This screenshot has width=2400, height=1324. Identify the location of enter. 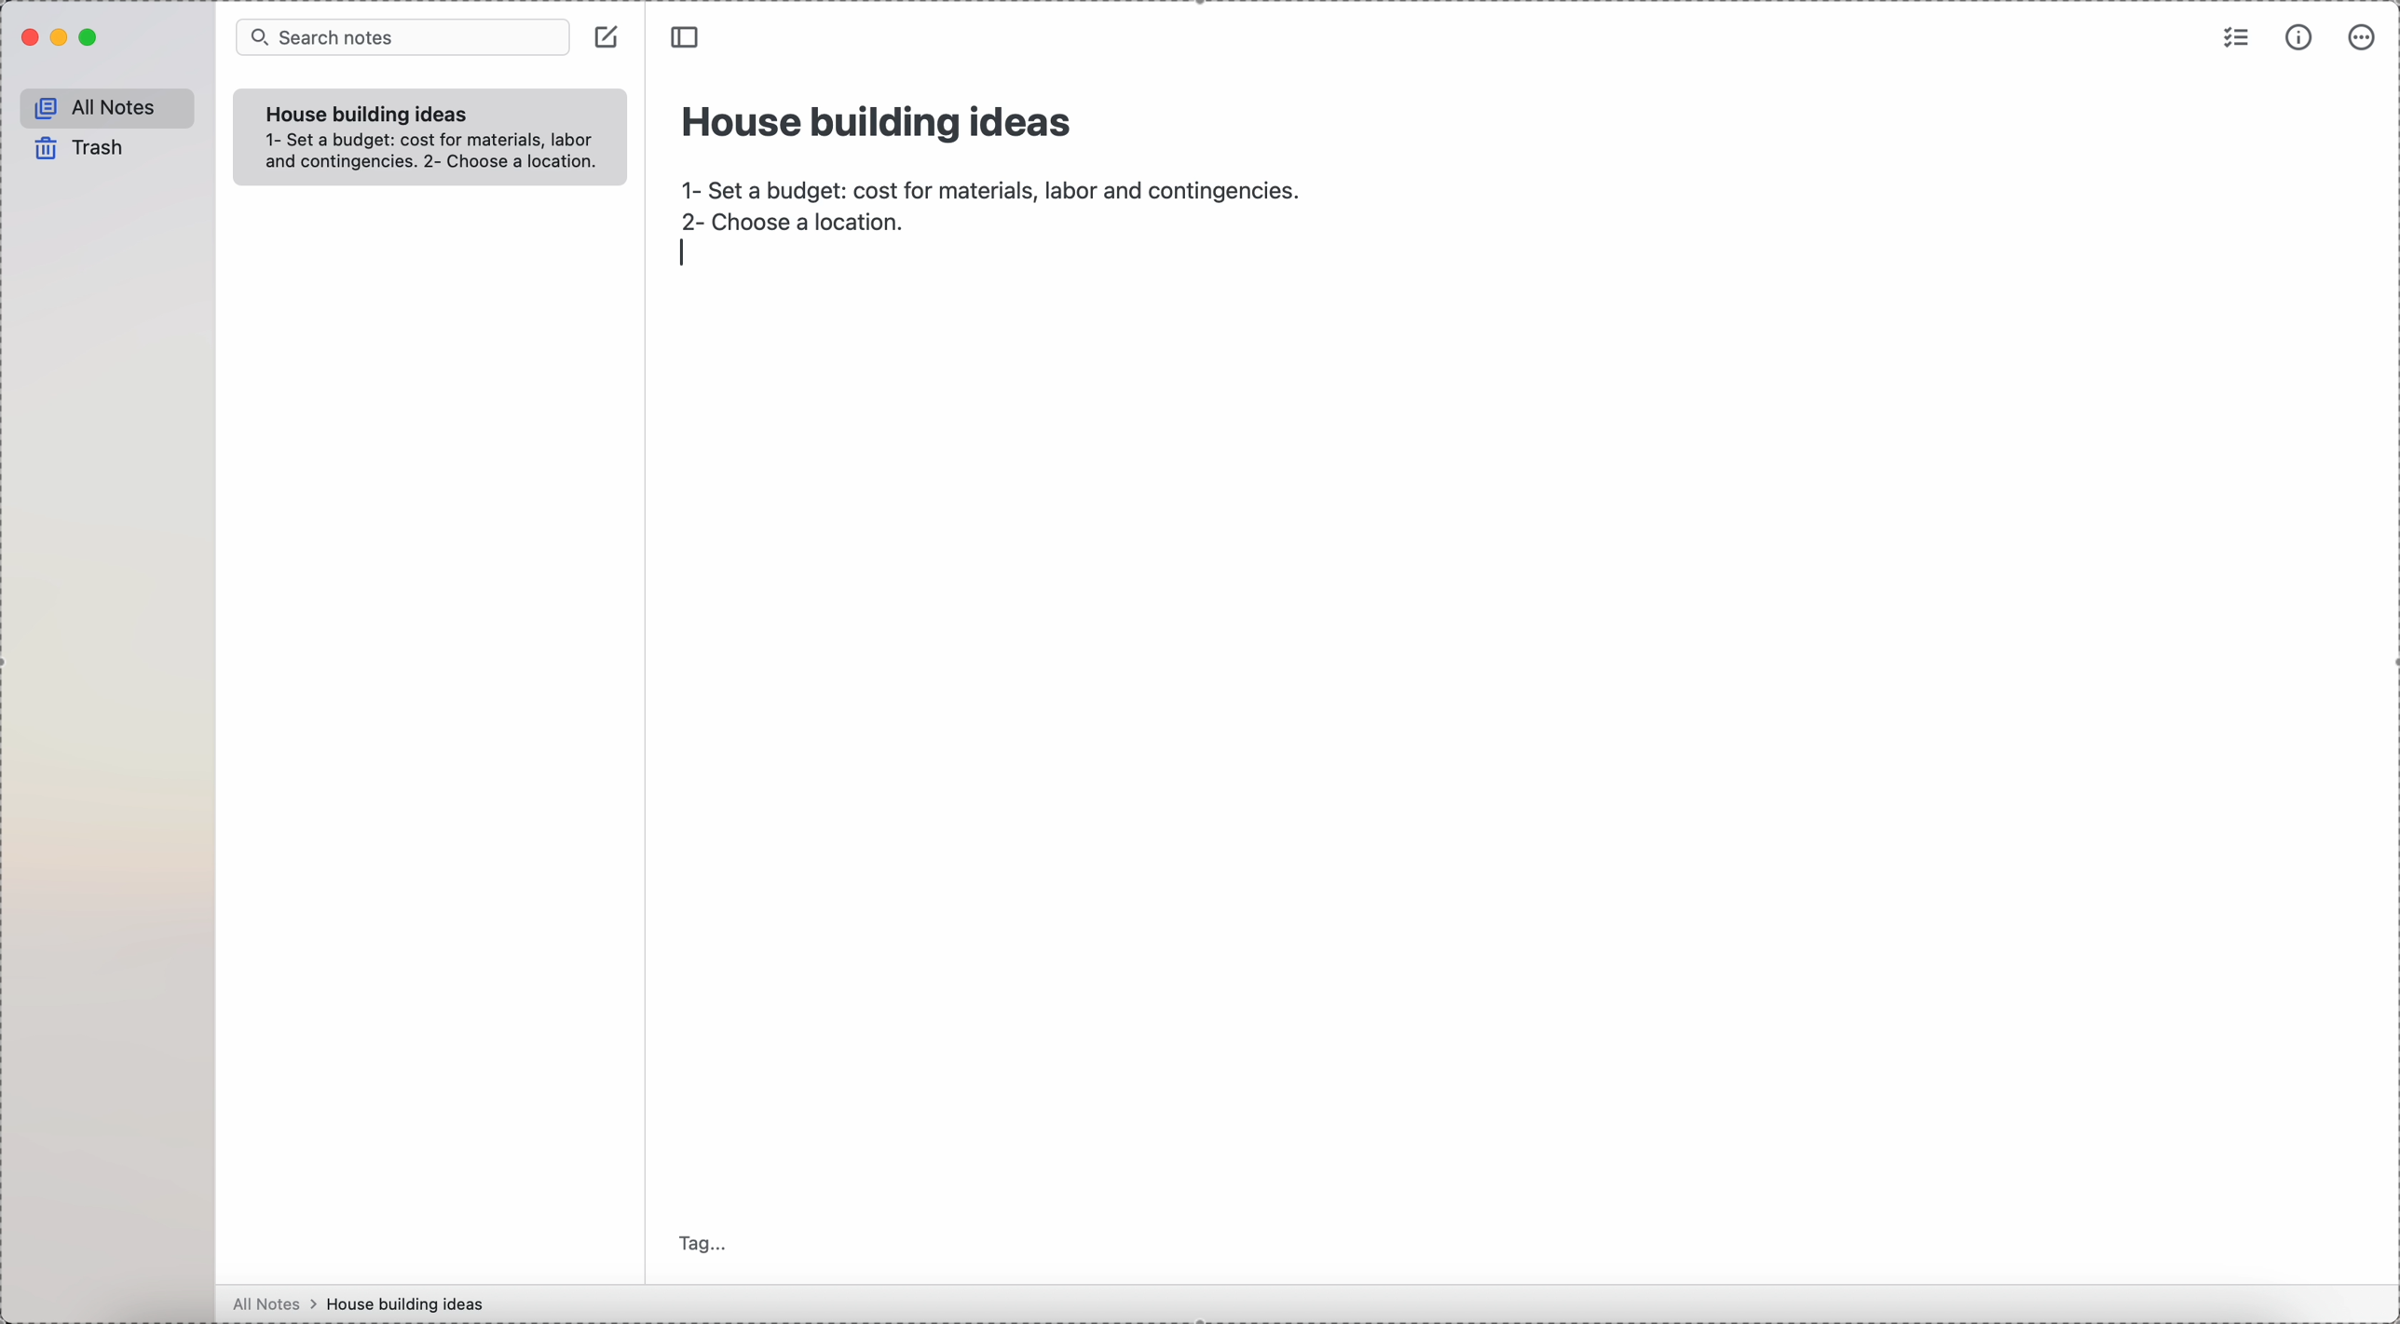
(686, 253).